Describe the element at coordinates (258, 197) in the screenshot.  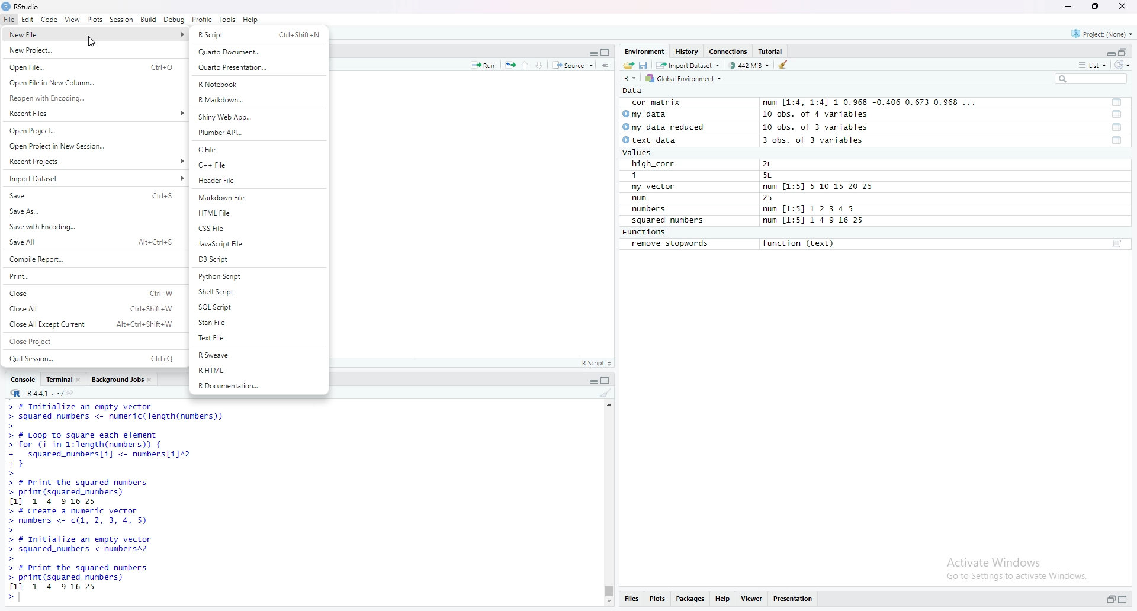
I see `Markdown File` at that location.